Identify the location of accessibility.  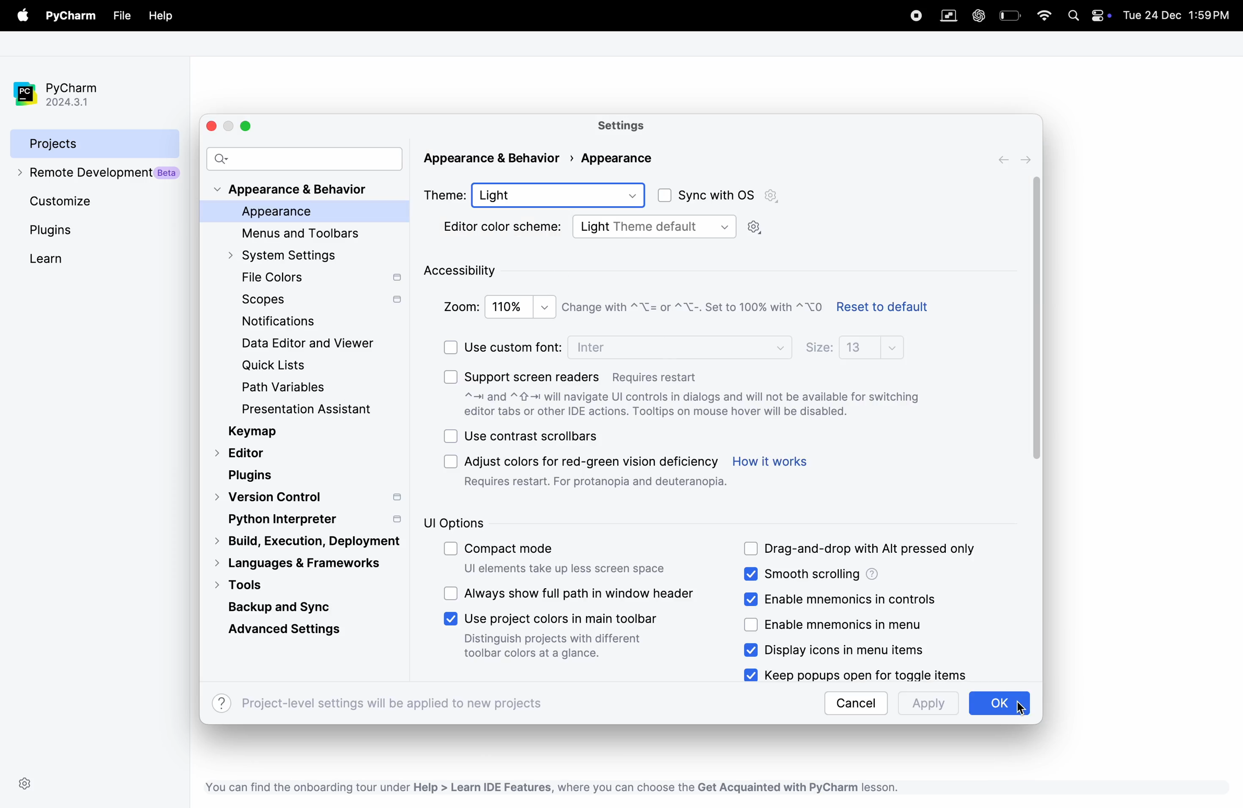
(467, 272).